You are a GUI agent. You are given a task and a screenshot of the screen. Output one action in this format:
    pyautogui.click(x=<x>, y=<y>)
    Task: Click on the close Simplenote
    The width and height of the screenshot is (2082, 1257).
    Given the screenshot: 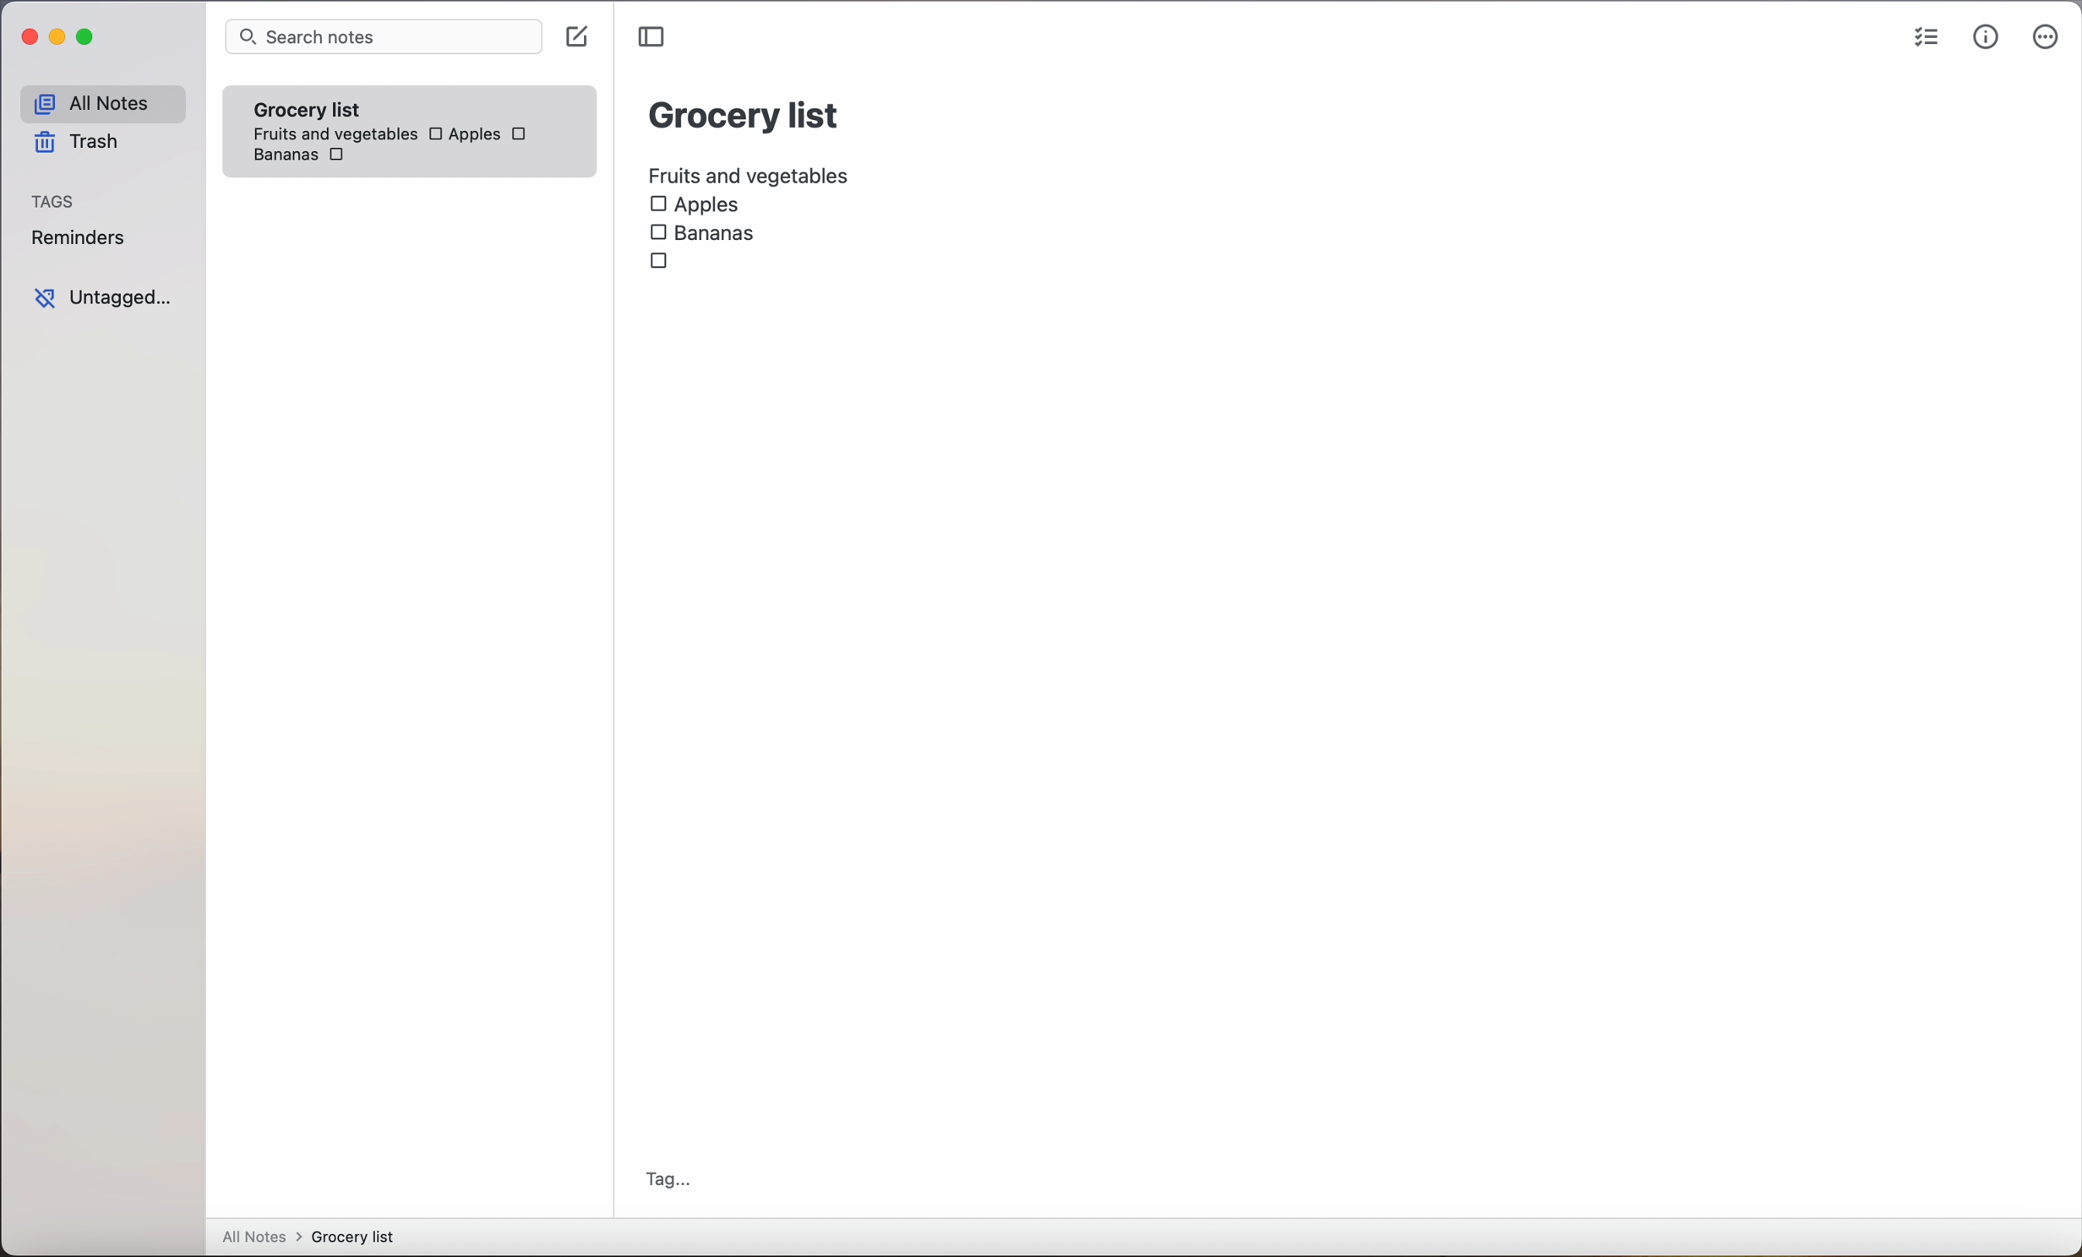 What is the action you would take?
    pyautogui.click(x=29, y=38)
    